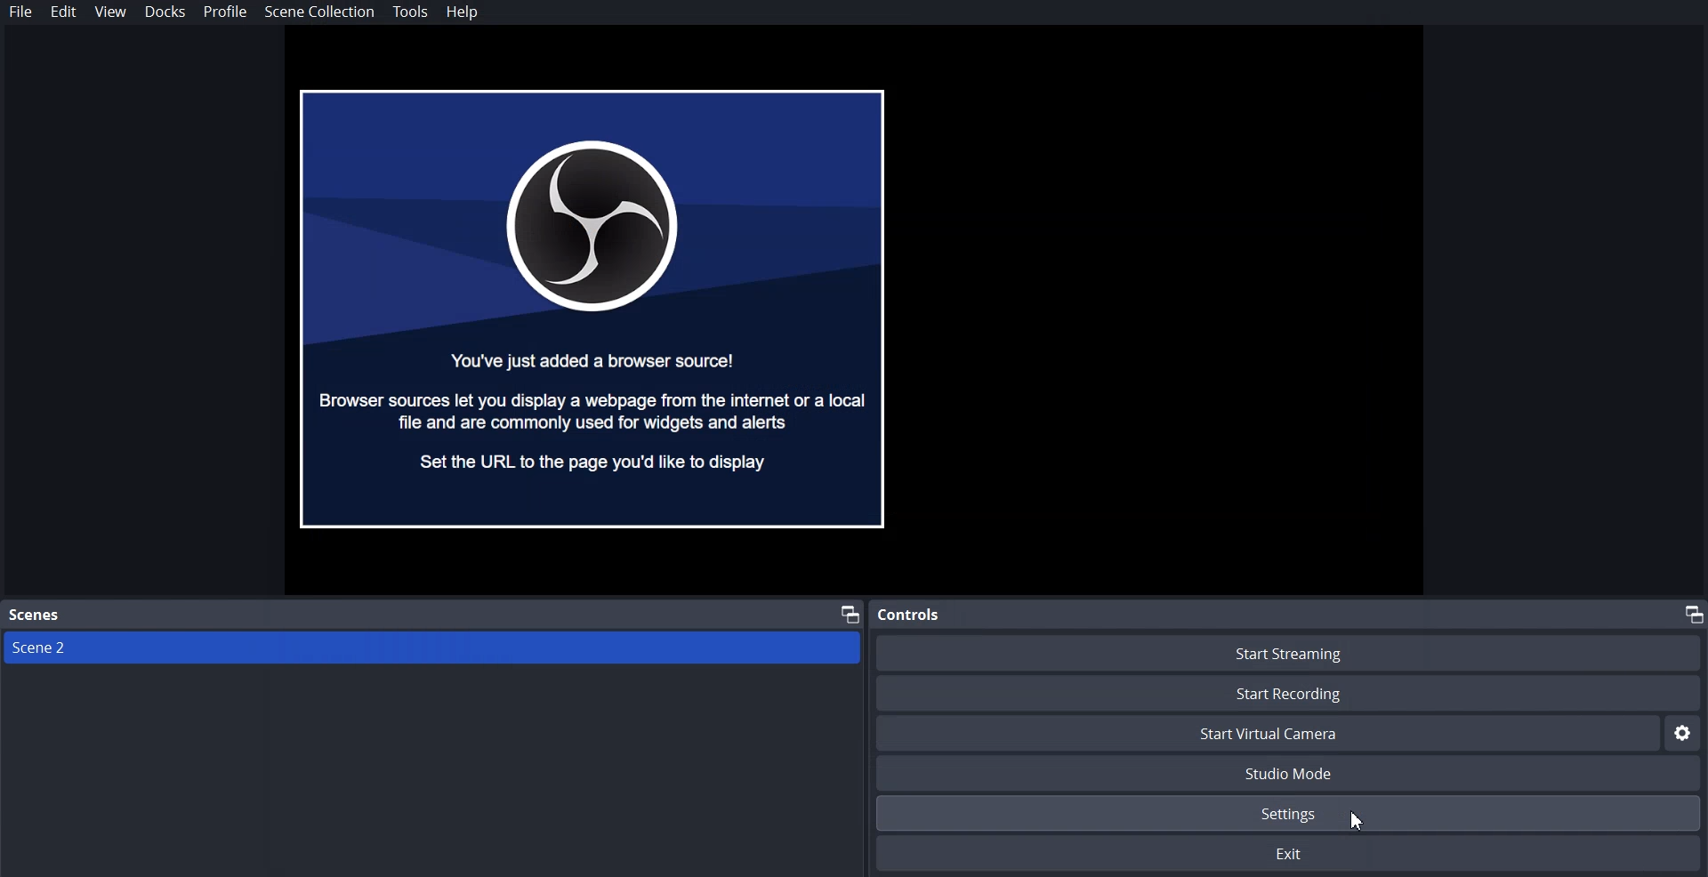 The width and height of the screenshot is (1708, 877). What do you see at coordinates (850, 613) in the screenshot?
I see `Maximize` at bounding box center [850, 613].